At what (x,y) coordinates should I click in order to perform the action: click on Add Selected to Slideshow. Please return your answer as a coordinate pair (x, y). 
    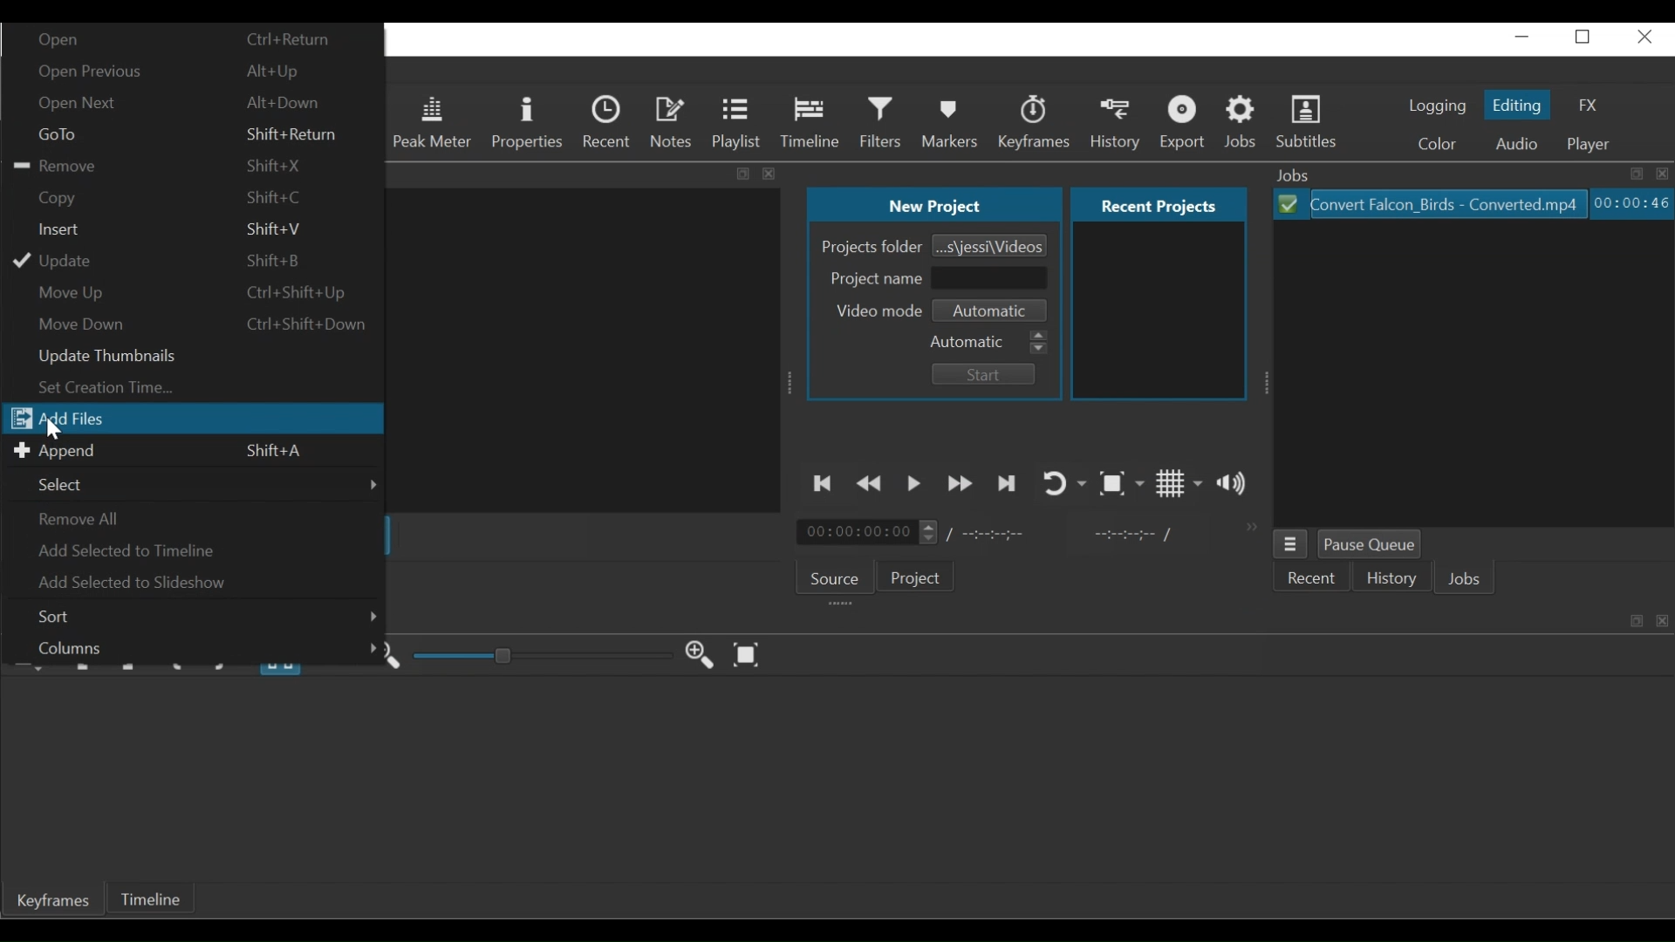
    Looking at the image, I should click on (201, 581).